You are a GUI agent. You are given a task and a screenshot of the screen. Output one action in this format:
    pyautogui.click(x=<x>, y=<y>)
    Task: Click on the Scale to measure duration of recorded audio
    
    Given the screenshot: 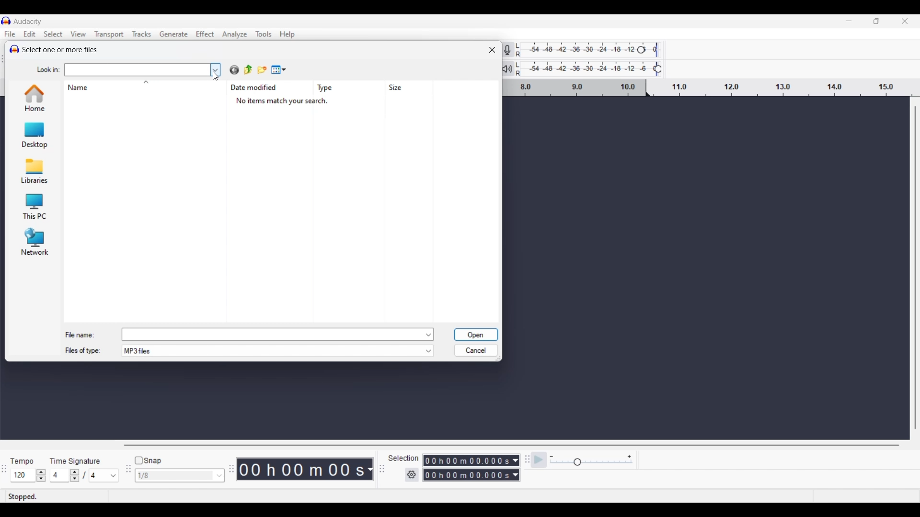 What is the action you would take?
    pyautogui.click(x=713, y=89)
    